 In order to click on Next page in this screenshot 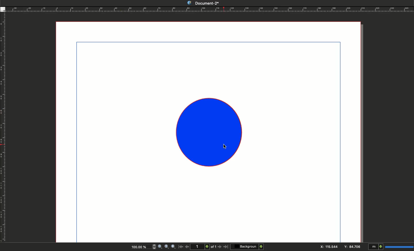, I will do `click(220, 247)`.